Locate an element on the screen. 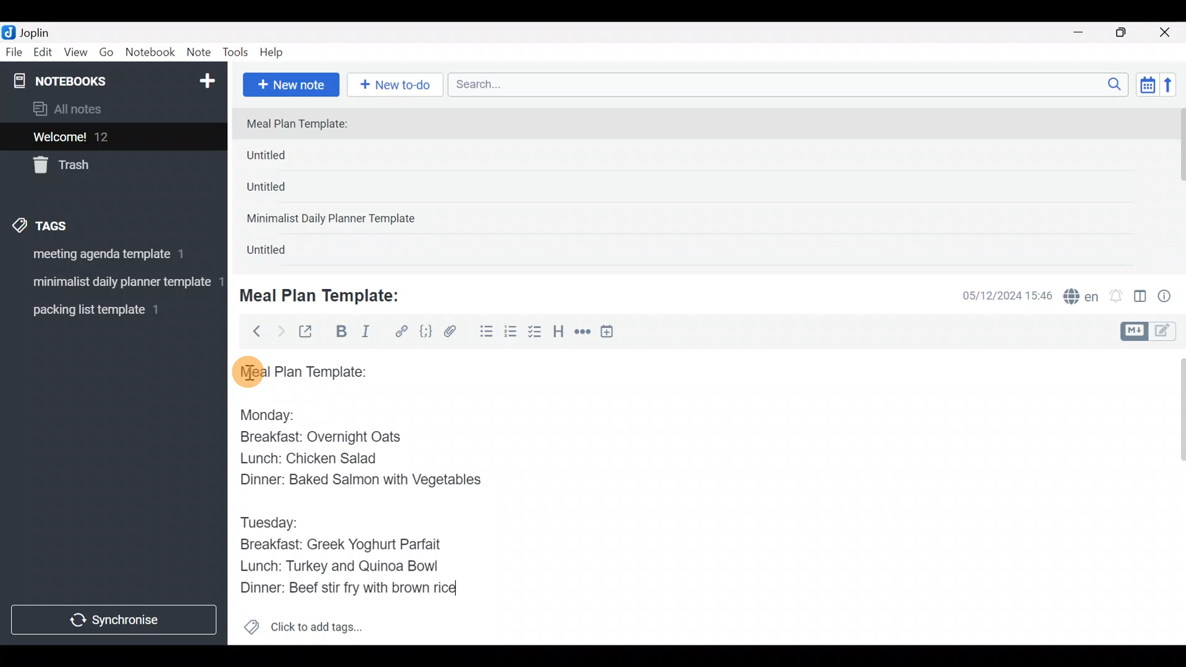 Image resolution: width=1186 pixels, height=667 pixels. Dinner: Beef stir fry with brown rice is located at coordinates (346, 592).